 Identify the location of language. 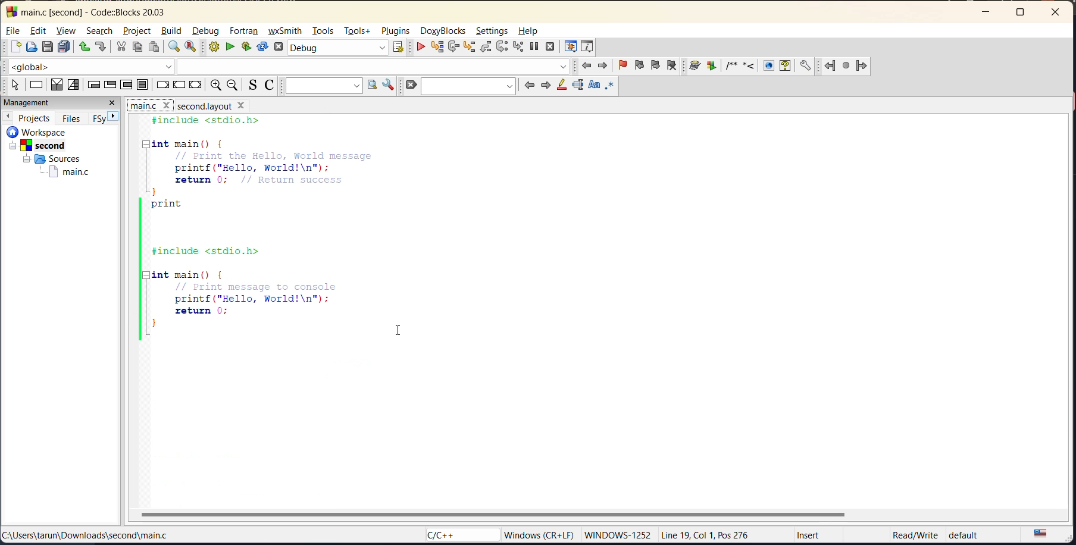
(462, 534).